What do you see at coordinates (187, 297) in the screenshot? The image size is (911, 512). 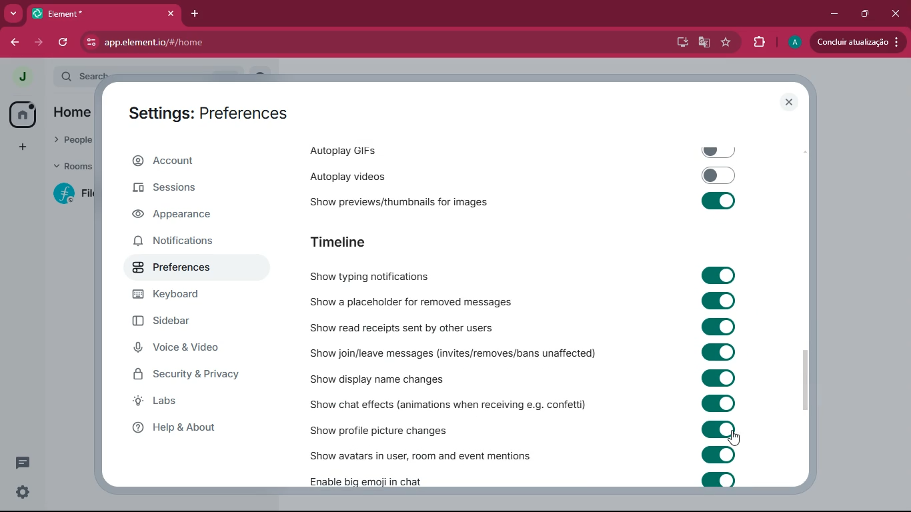 I see `keyboard` at bounding box center [187, 297].